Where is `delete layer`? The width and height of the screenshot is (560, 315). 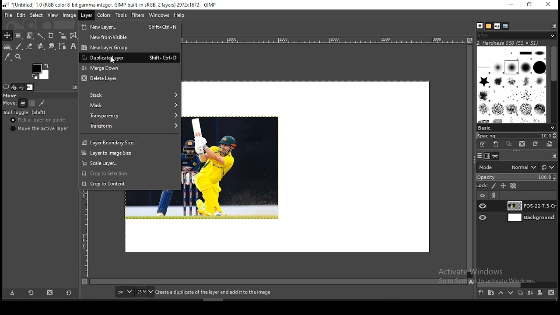
delete layer is located at coordinates (551, 293).